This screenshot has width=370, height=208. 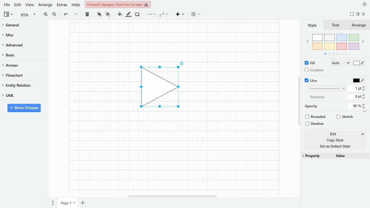 I want to click on UML, so click(x=21, y=95).